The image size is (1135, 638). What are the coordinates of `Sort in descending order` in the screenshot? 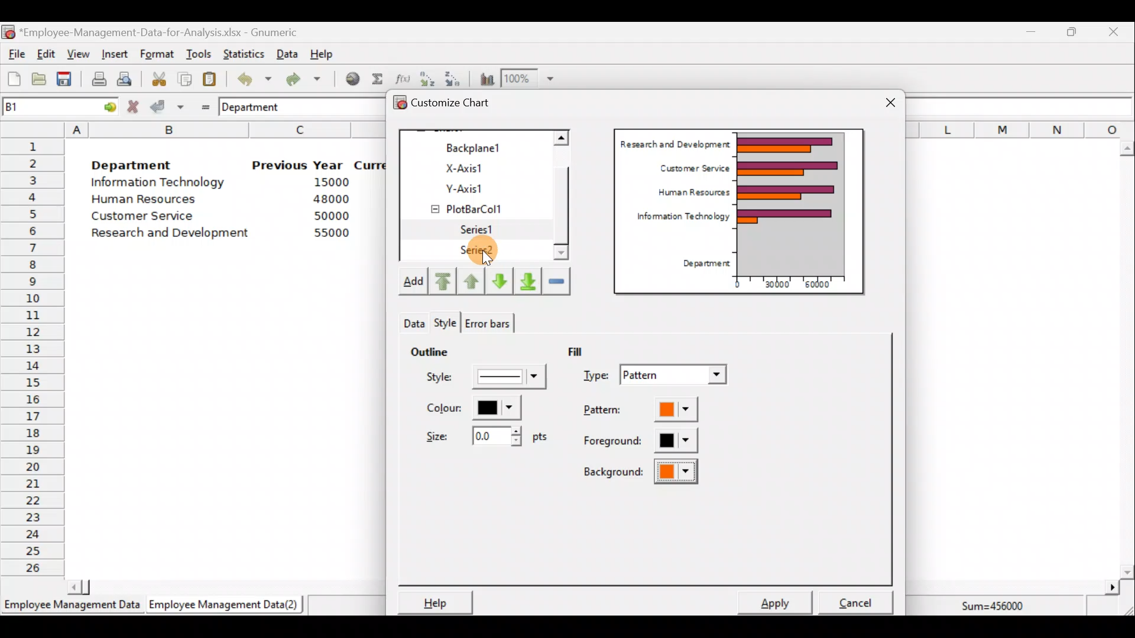 It's located at (453, 78).